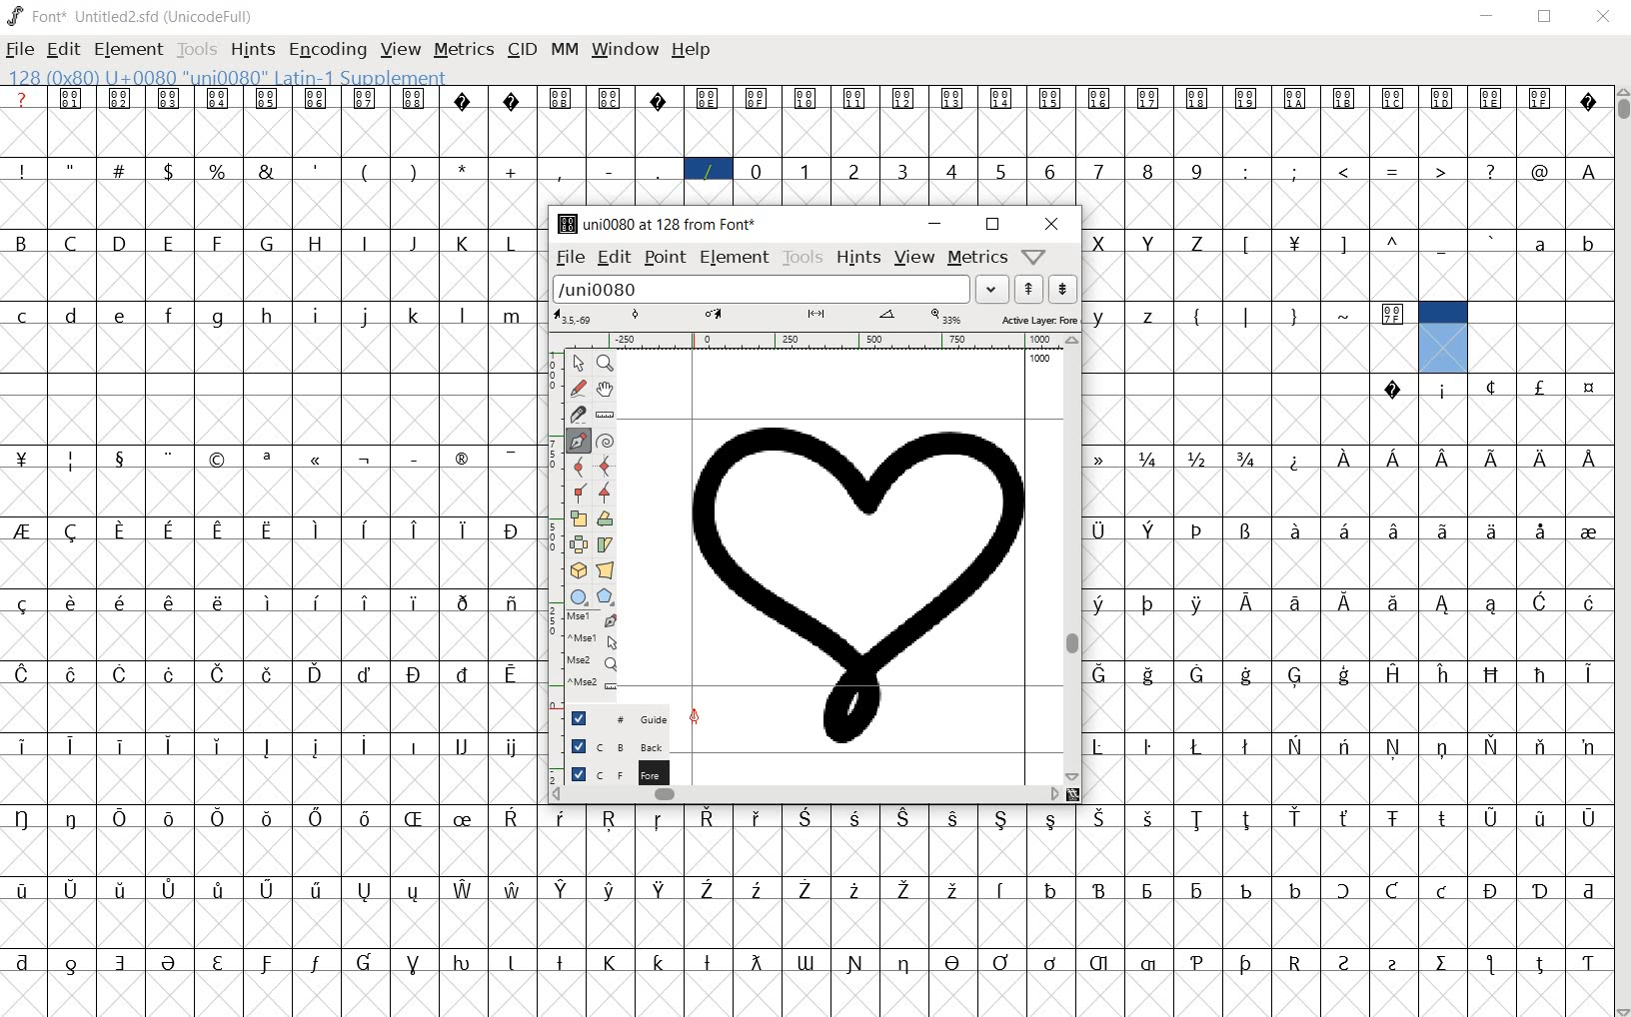 Image resolution: width=1631 pixels, height=1017 pixels. I want to click on glyph, so click(1344, 98).